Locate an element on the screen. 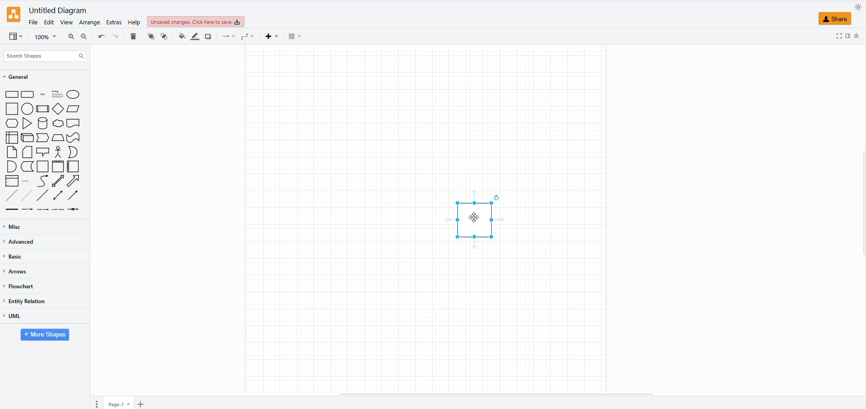 Image resolution: width=866 pixels, height=409 pixels. square is located at coordinates (477, 219).